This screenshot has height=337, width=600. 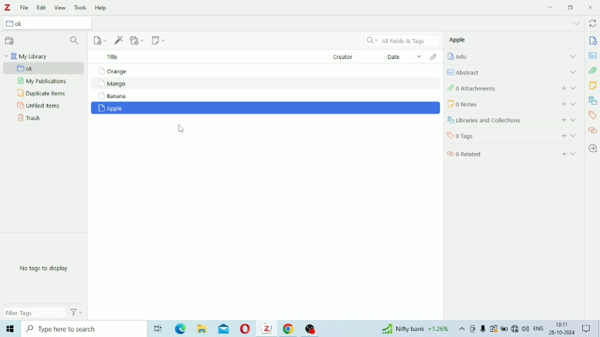 What do you see at coordinates (28, 56) in the screenshot?
I see `My Library` at bounding box center [28, 56].